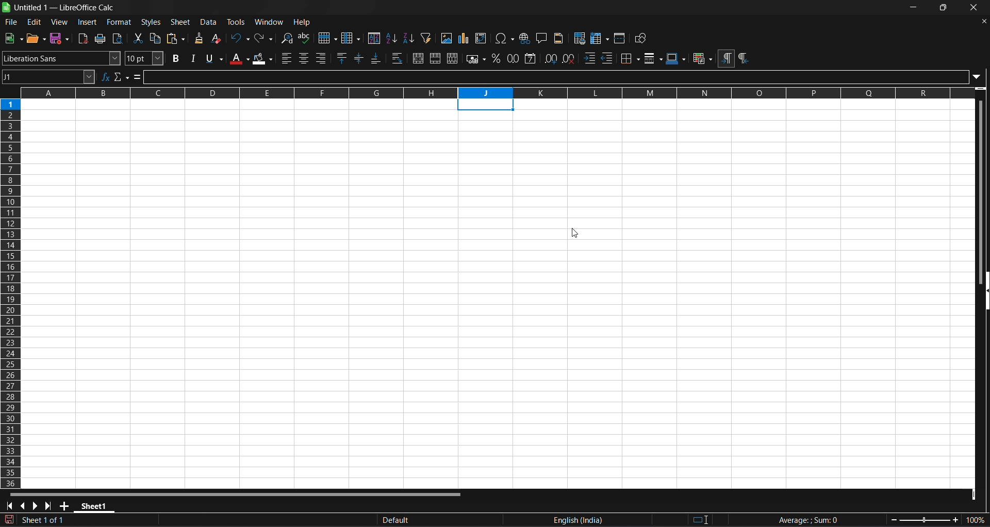 The image size is (990, 527). I want to click on zoom factor, so click(934, 519).